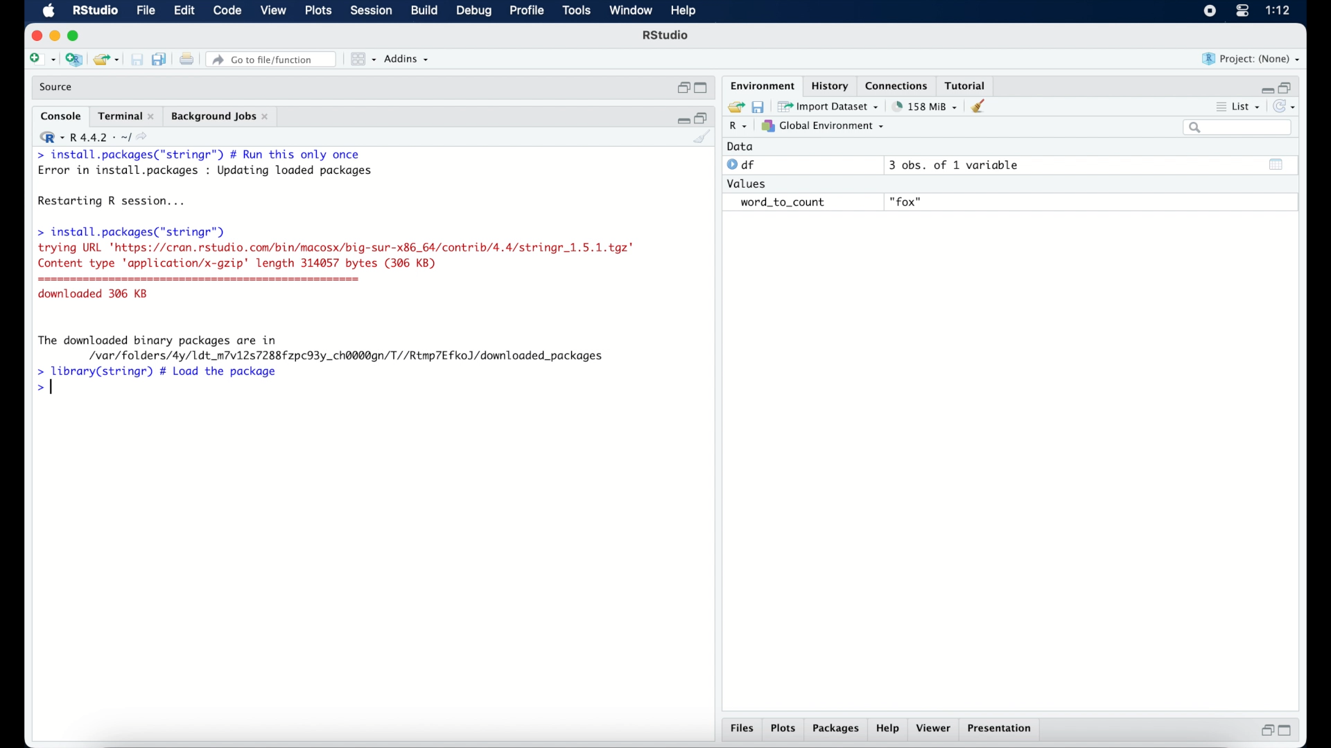 Image resolution: width=1331 pixels, height=748 pixels. What do you see at coordinates (1210, 12) in the screenshot?
I see `screen recorder` at bounding box center [1210, 12].